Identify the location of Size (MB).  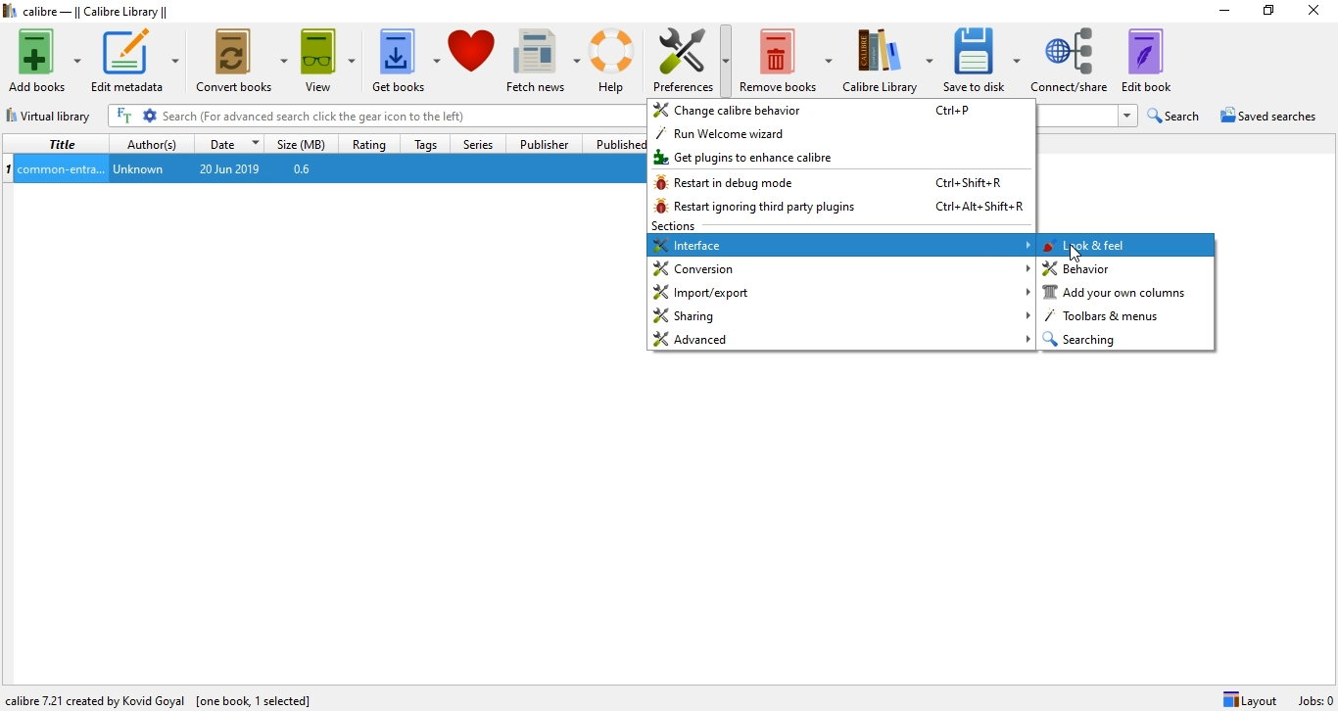
(305, 142).